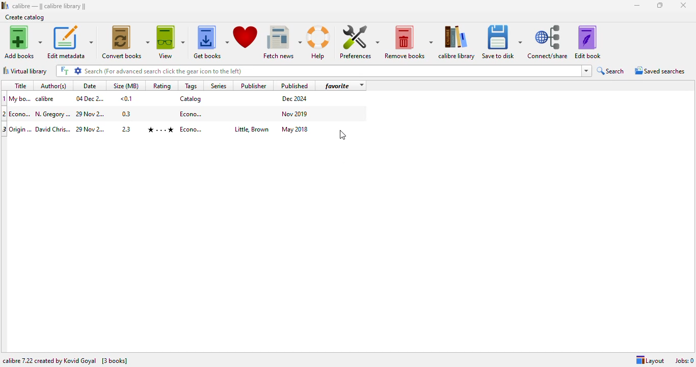 This screenshot has height=367, width=696. What do you see at coordinates (25, 17) in the screenshot?
I see `create catalog` at bounding box center [25, 17].